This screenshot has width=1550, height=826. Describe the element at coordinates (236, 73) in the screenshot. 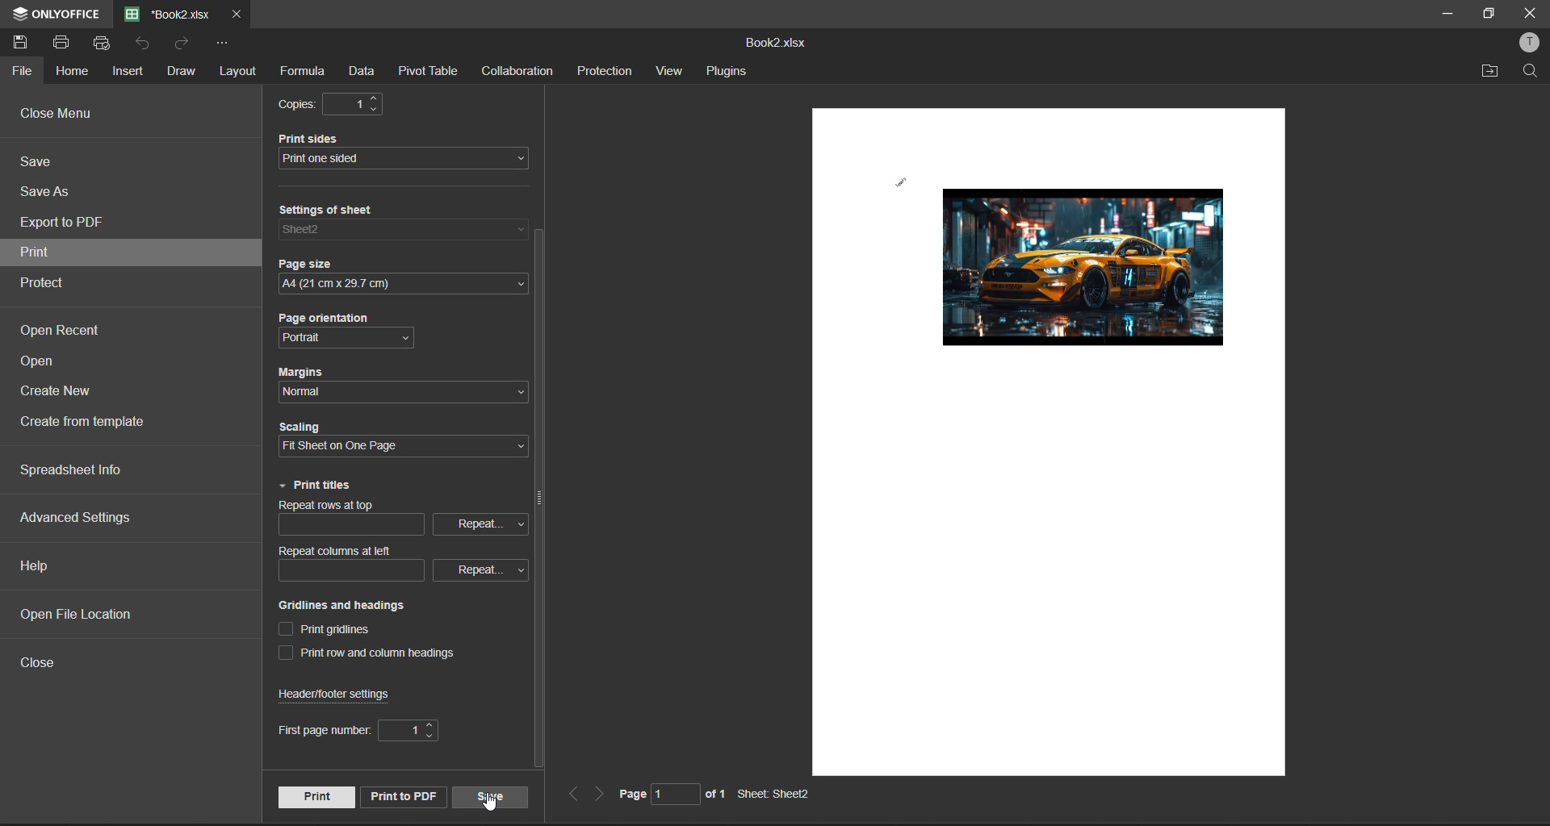

I see `layout` at that location.